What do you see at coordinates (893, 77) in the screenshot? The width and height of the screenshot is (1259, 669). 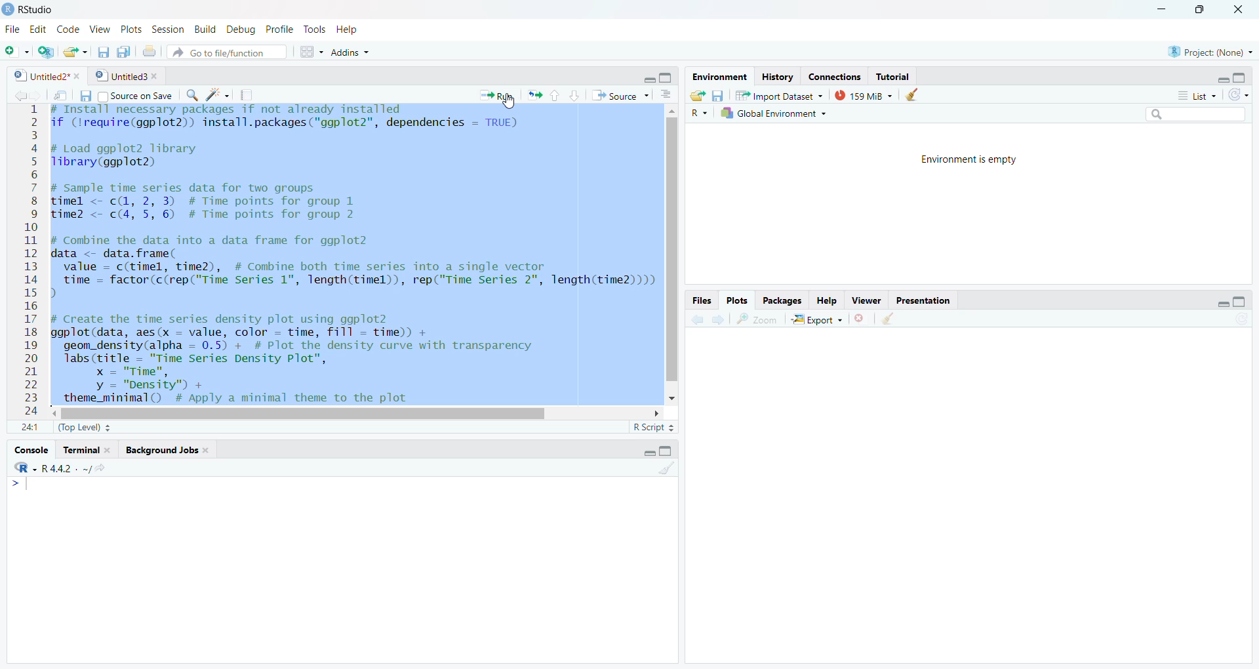 I see `Tutorial` at bounding box center [893, 77].